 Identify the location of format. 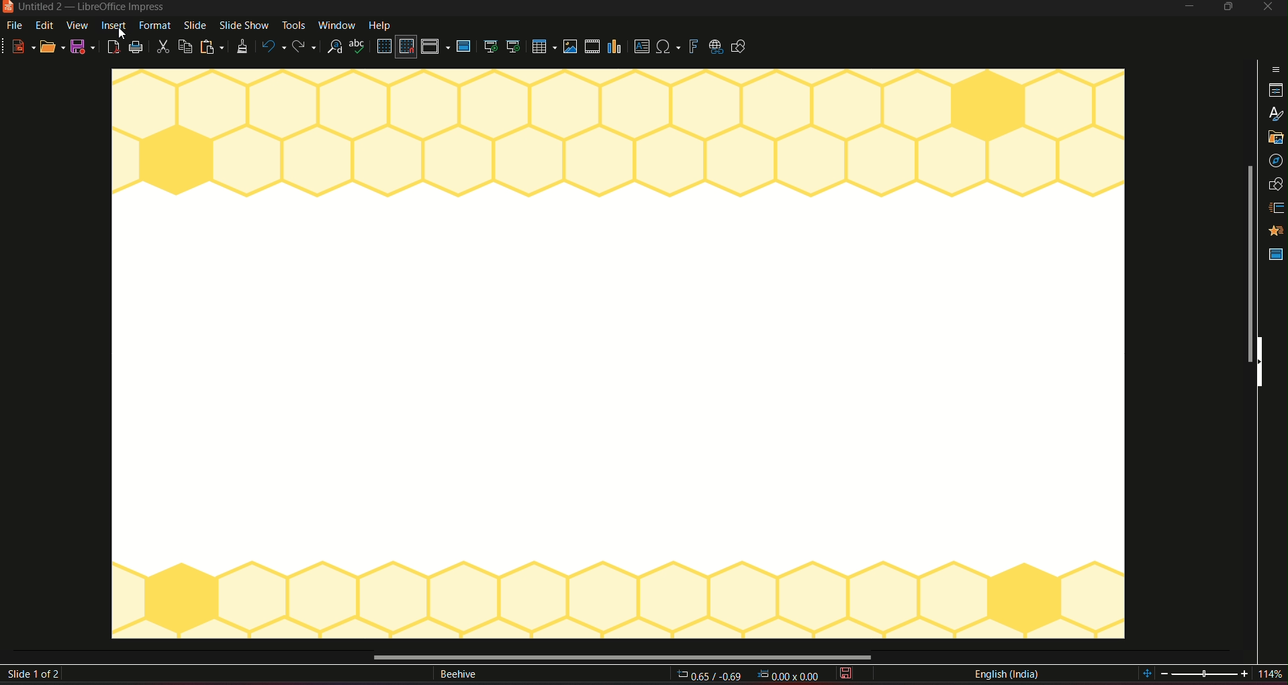
(155, 26).